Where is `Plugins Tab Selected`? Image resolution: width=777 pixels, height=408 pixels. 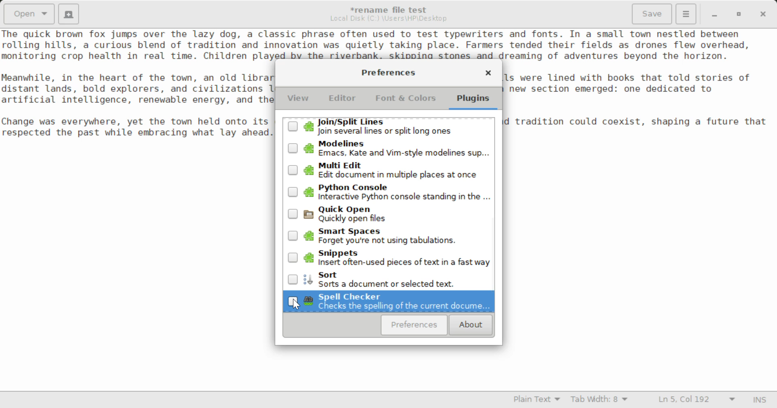 Plugins Tab Selected is located at coordinates (475, 101).